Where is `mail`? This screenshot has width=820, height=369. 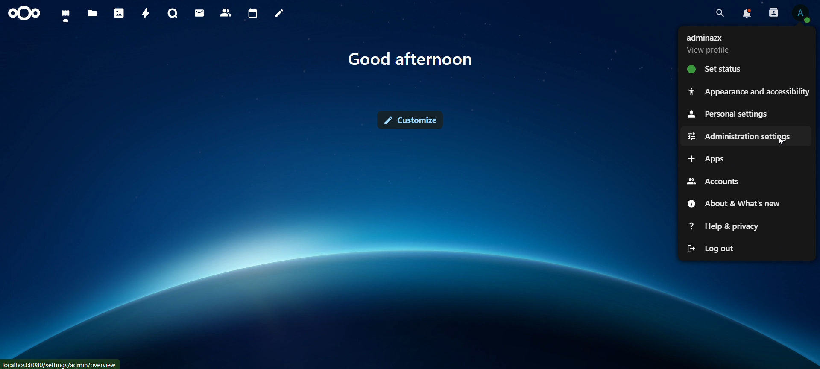
mail is located at coordinates (200, 12).